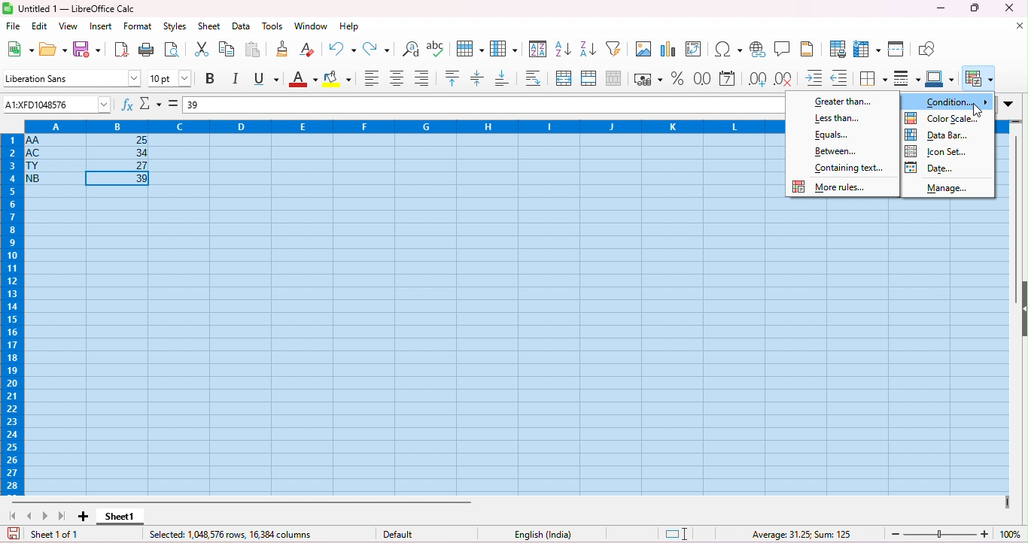 The height and width of the screenshot is (543, 1028). What do you see at coordinates (677, 77) in the screenshot?
I see `format as percent` at bounding box center [677, 77].